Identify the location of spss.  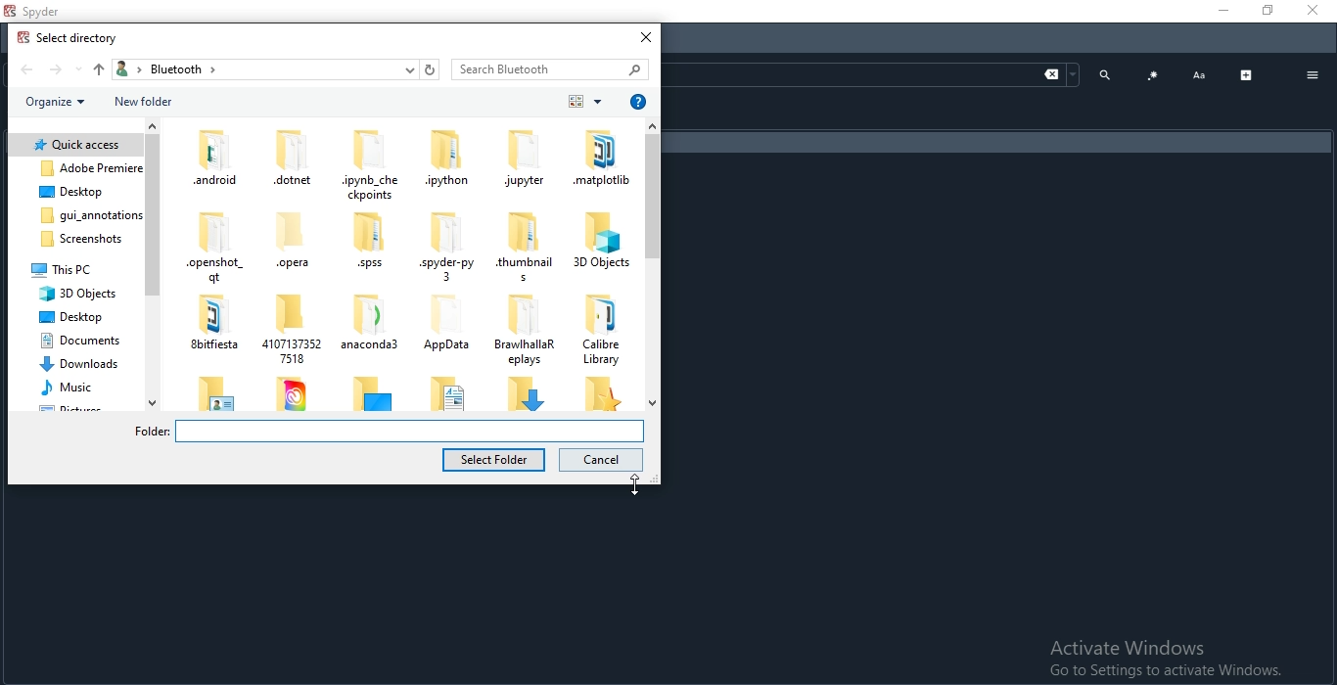
(369, 245).